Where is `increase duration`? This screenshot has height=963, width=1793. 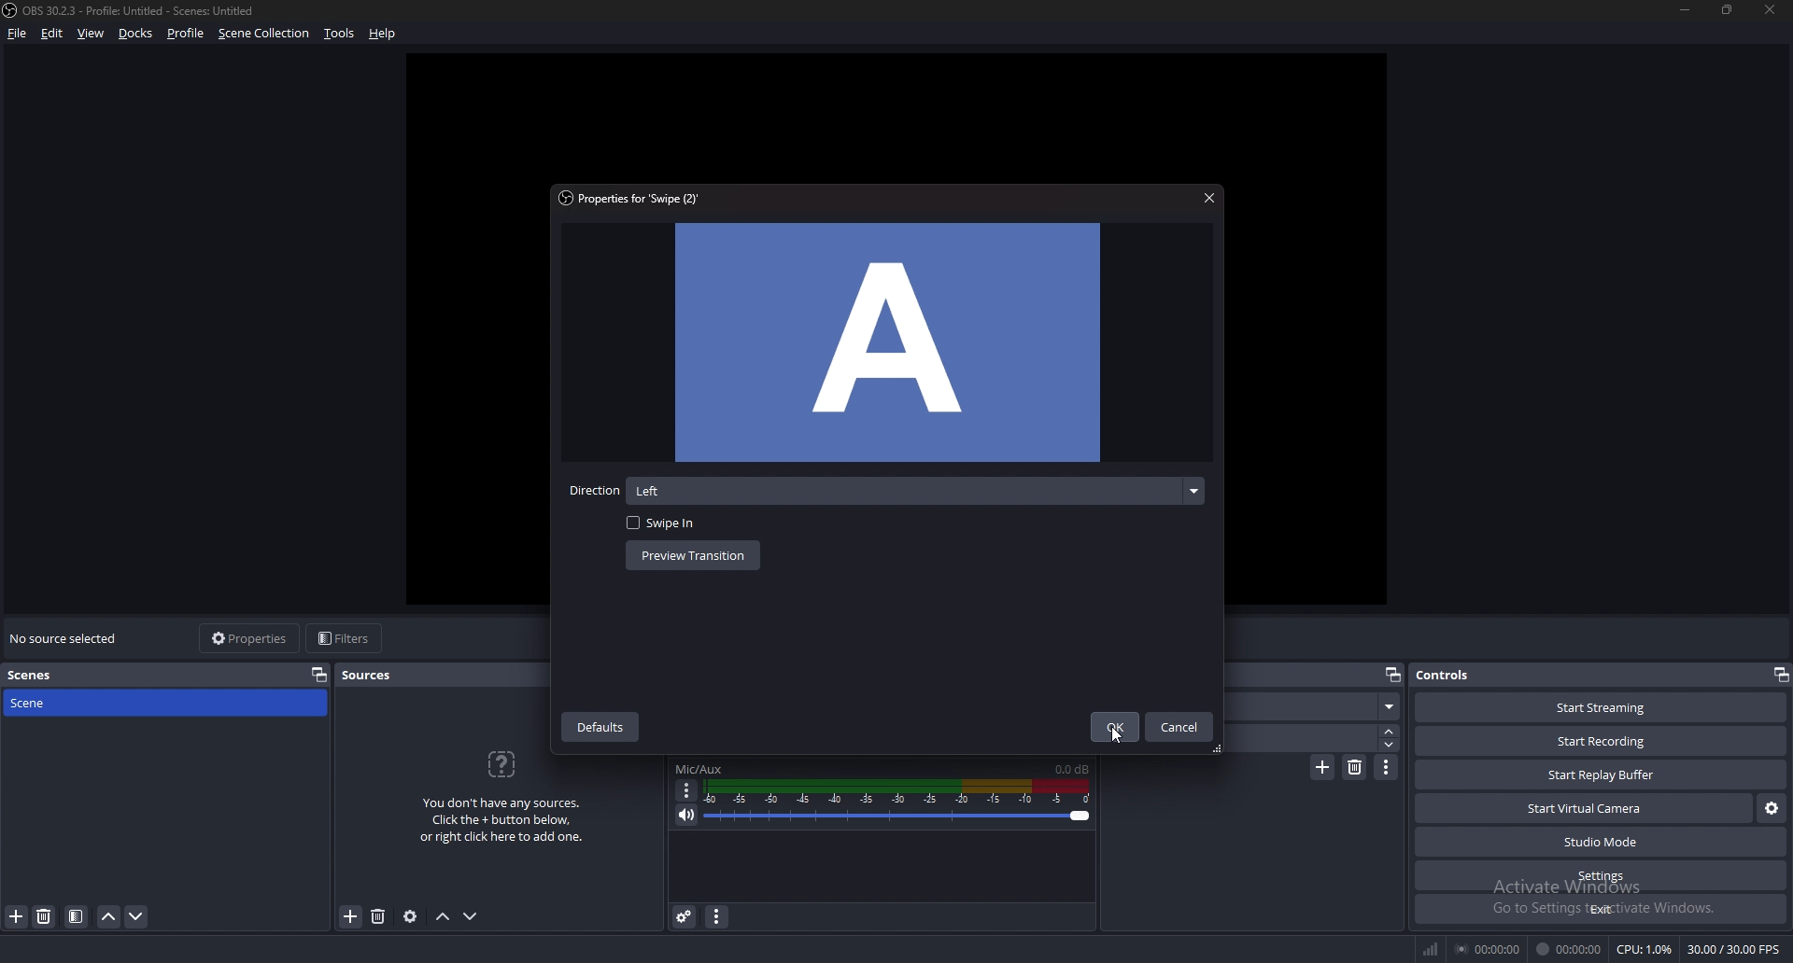
increase duration is located at coordinates (1389, 732).